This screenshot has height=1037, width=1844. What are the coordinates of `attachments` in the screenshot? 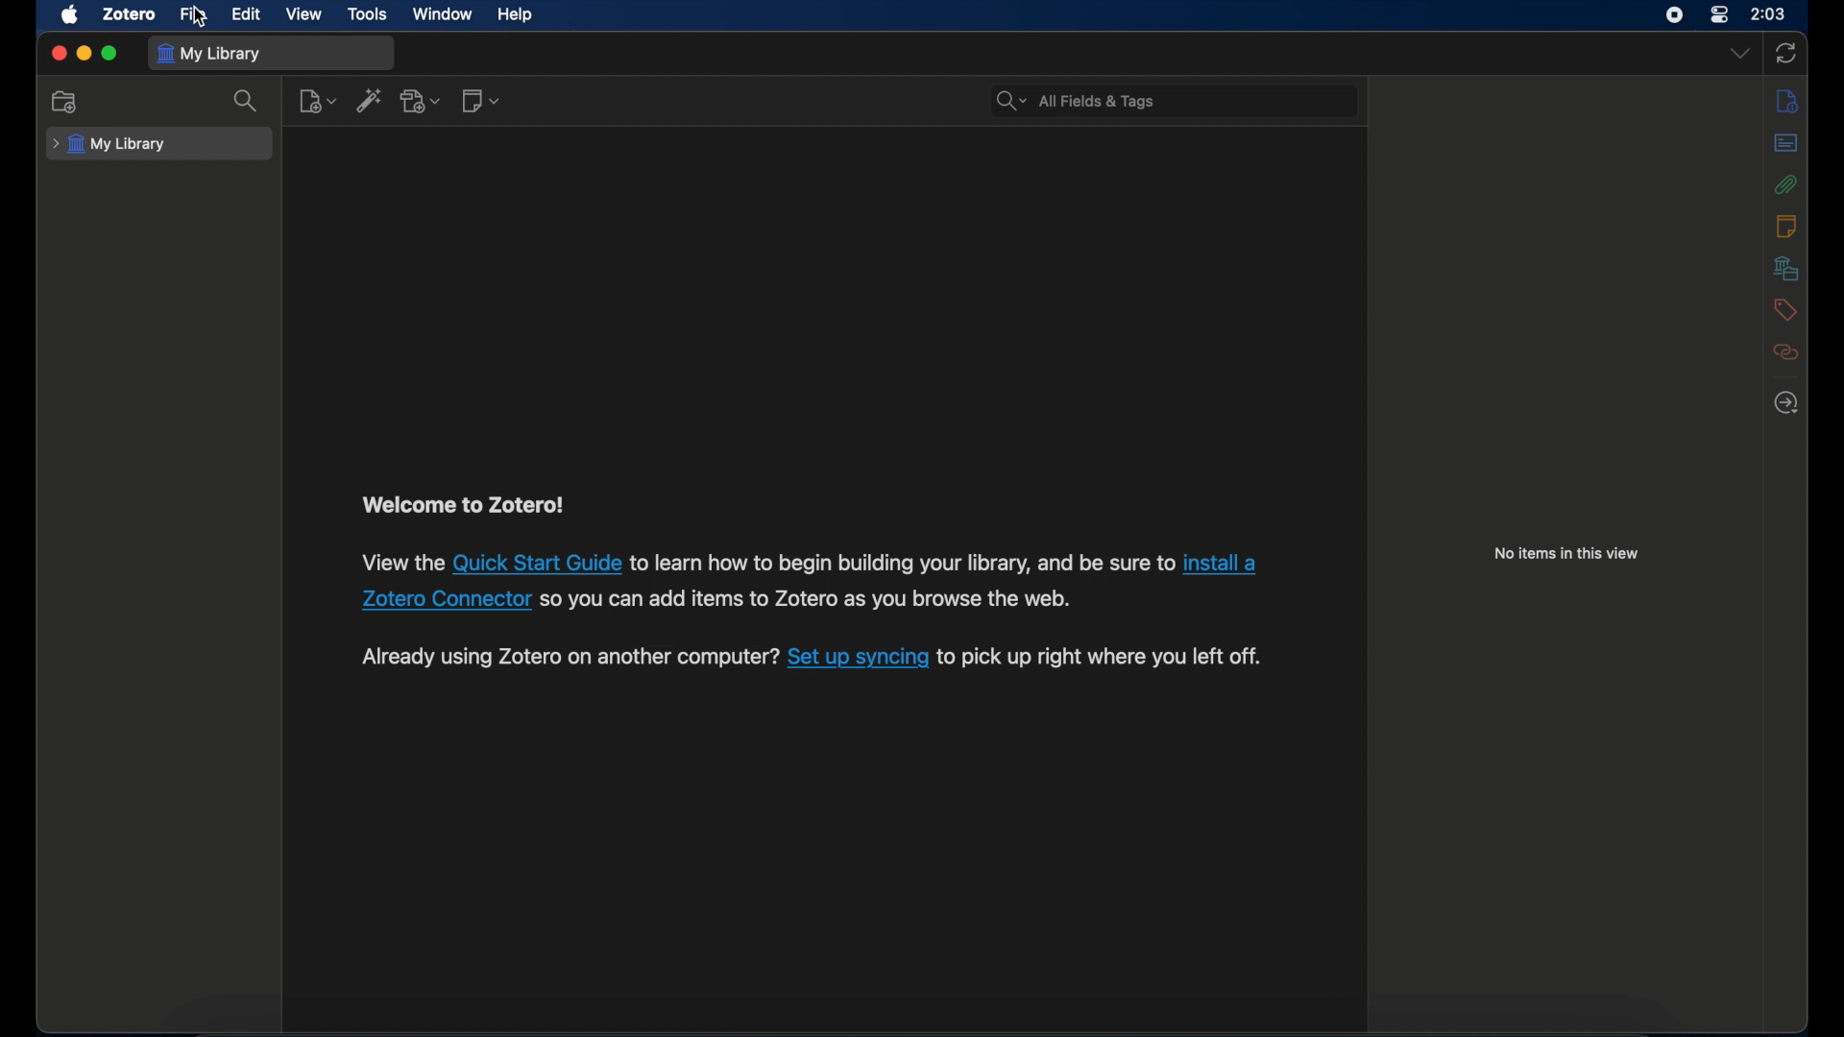 It's located at (1787, 184).